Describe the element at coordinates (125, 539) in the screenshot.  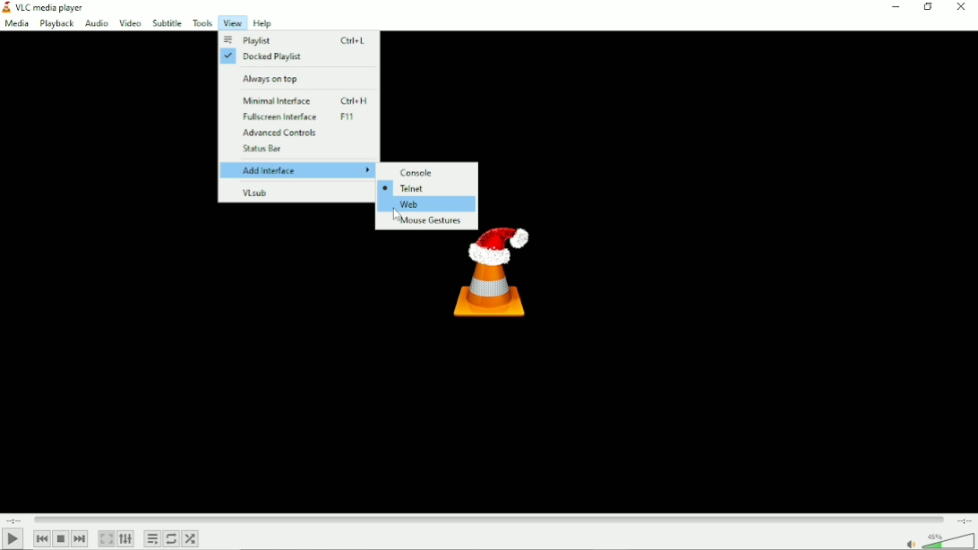
I see `Show extended settings` at that location.